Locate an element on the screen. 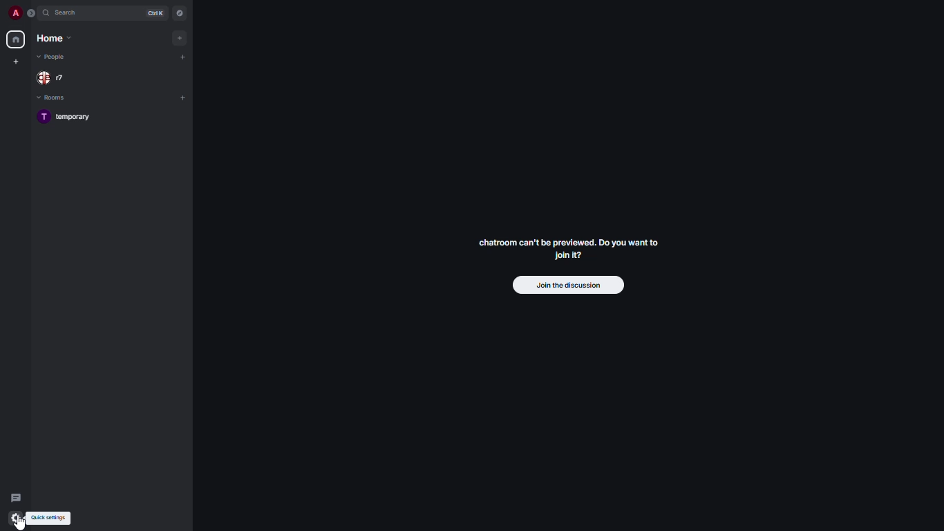 The height and width of the screenshot is (531, 944). add is located at coordinates (184, 56).